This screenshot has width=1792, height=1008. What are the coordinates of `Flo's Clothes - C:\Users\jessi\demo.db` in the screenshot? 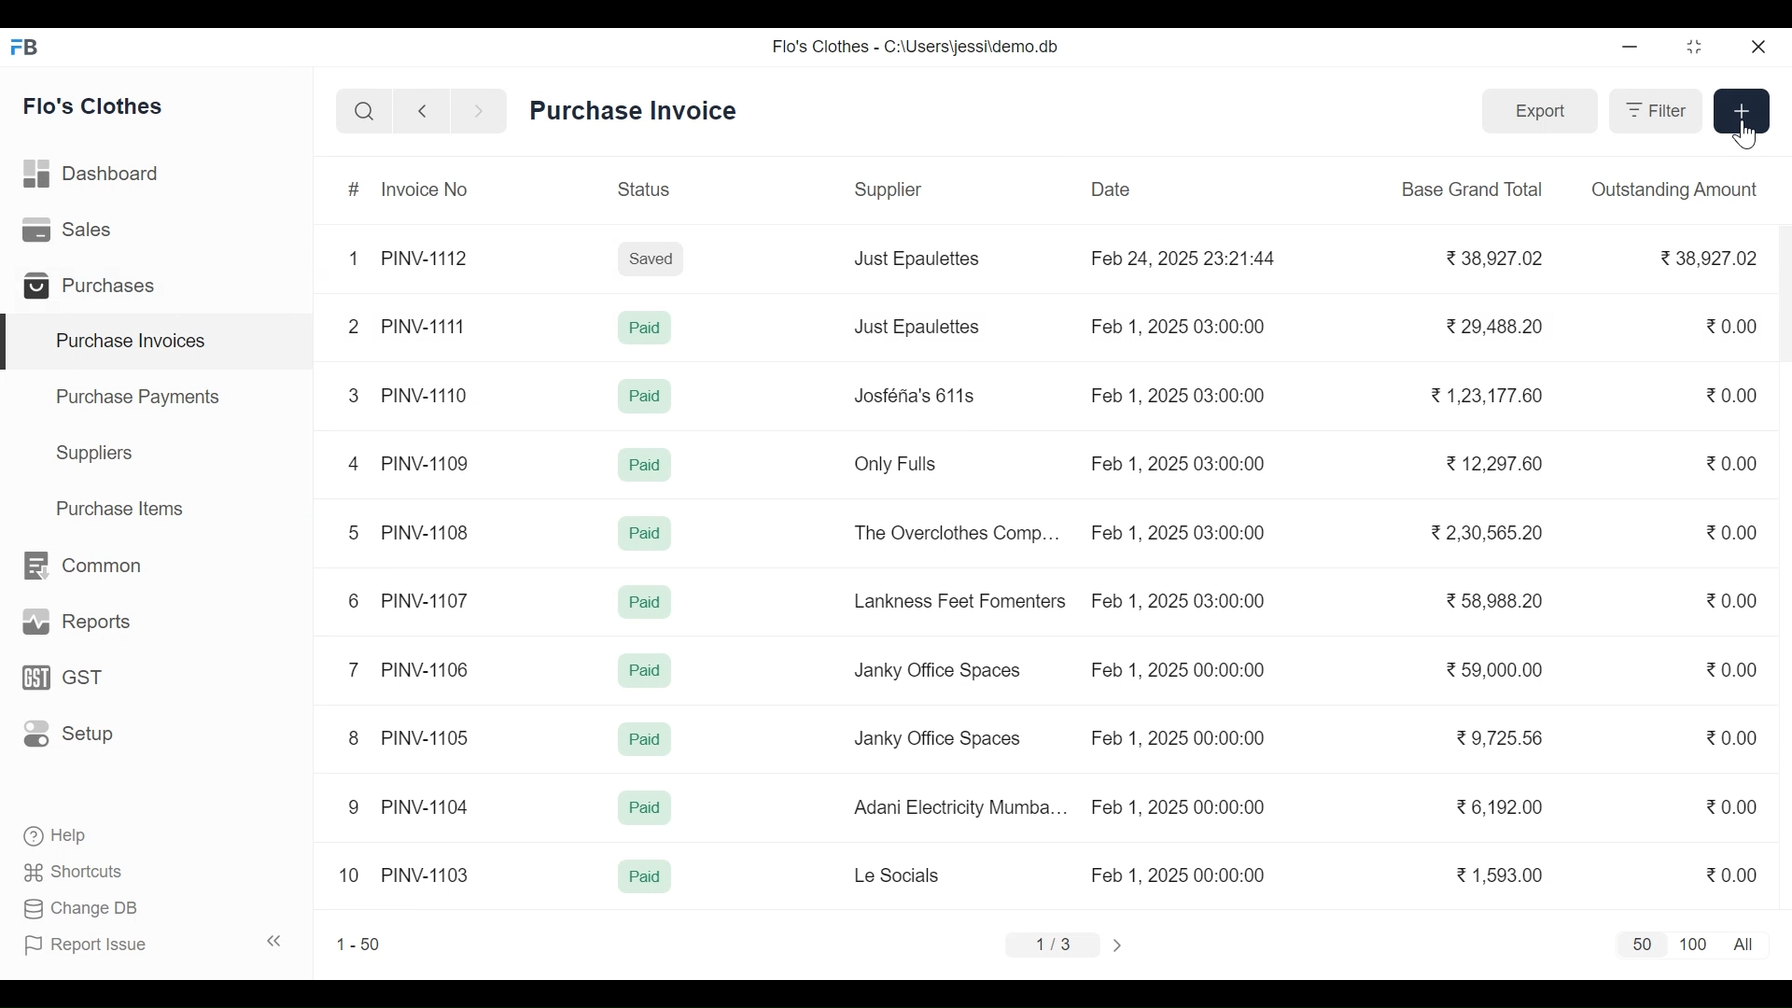 It's located at (918, 45).